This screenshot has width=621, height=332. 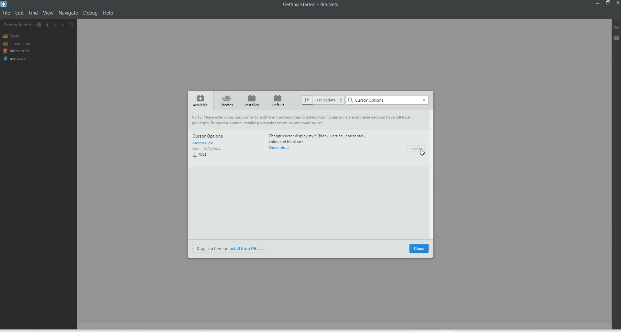 I want to click on drag .zip here or install from URL, so click(x=230, y=249).